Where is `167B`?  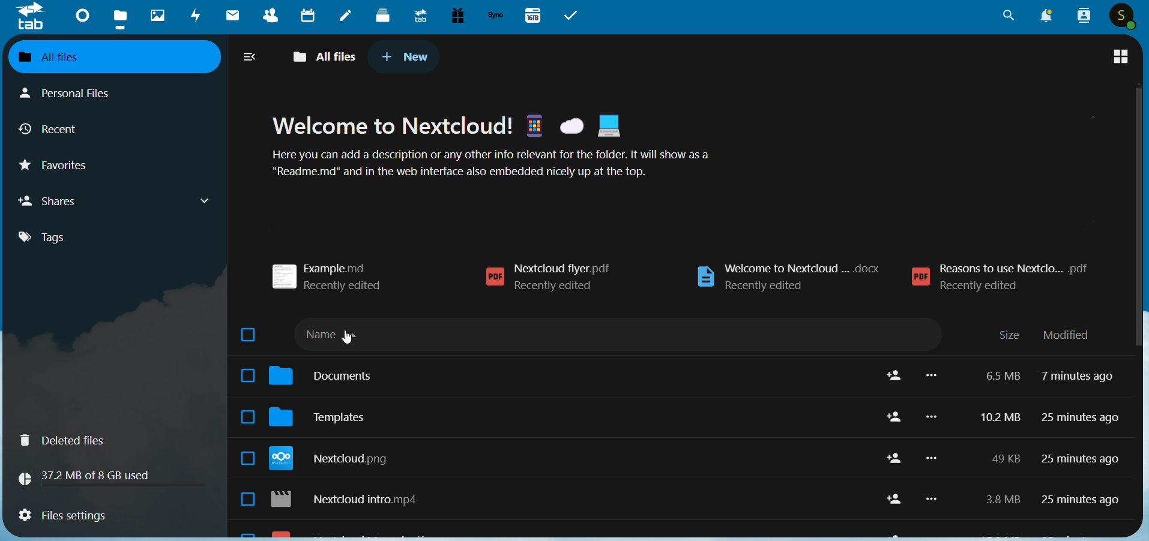
167B is located at coordinates (532, 14).